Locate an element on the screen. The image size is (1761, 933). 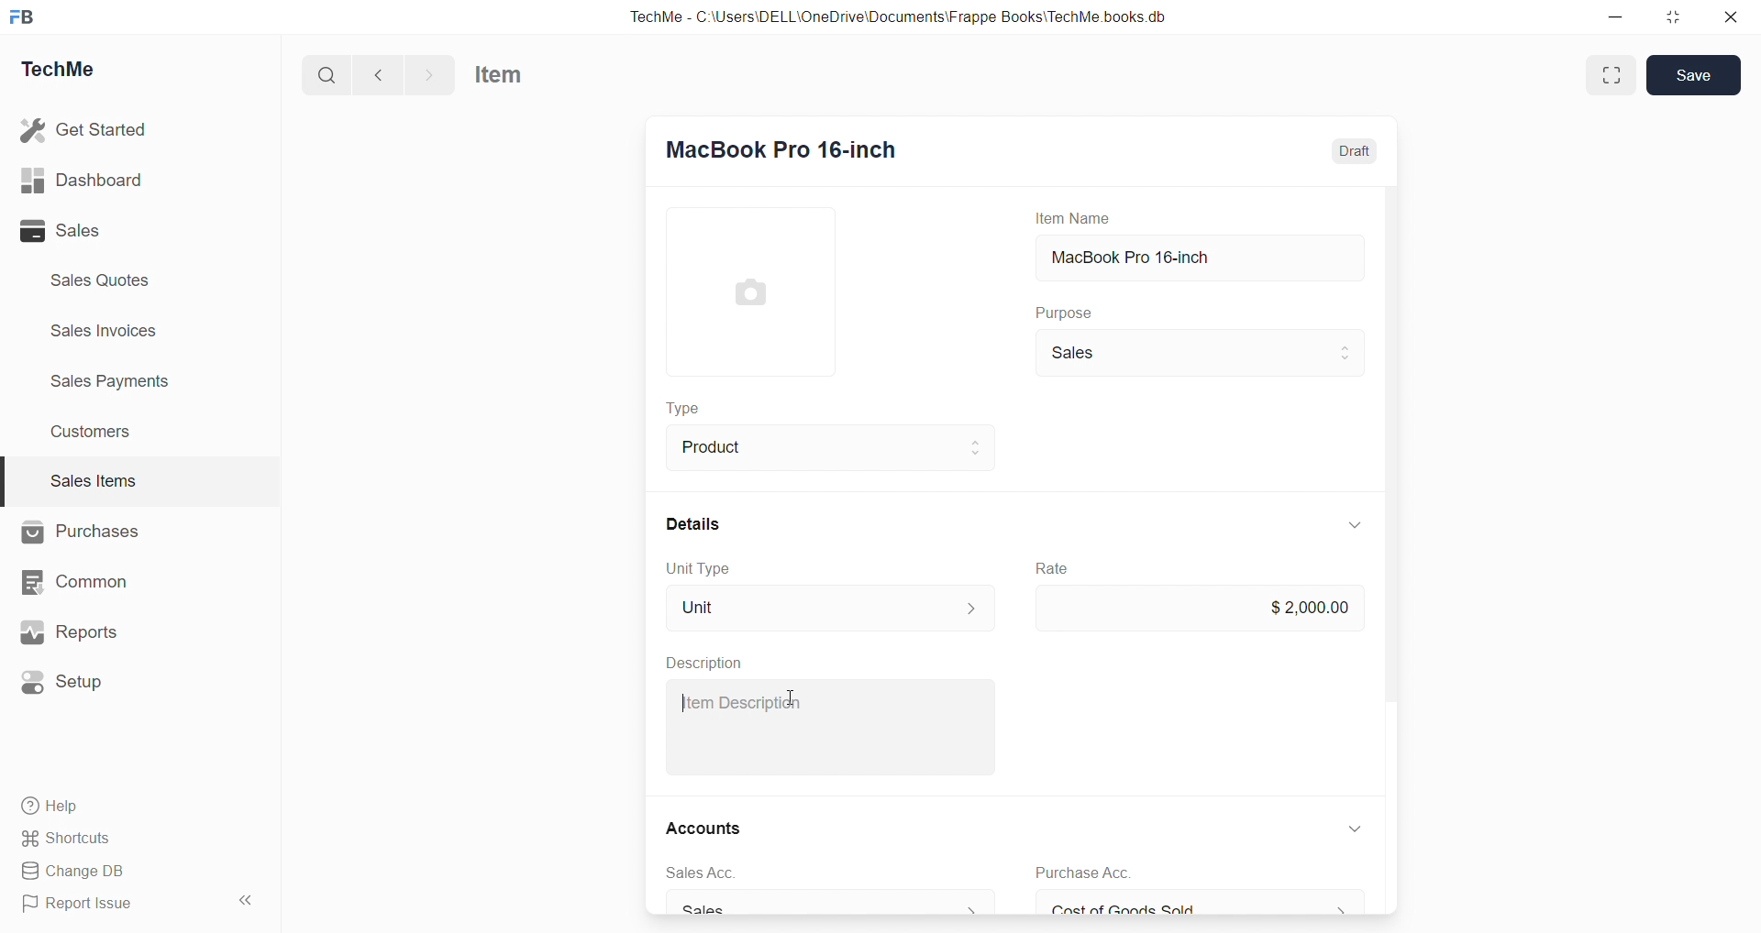
MacBook Pro 16-inch is located at coordinates (1198, 258).